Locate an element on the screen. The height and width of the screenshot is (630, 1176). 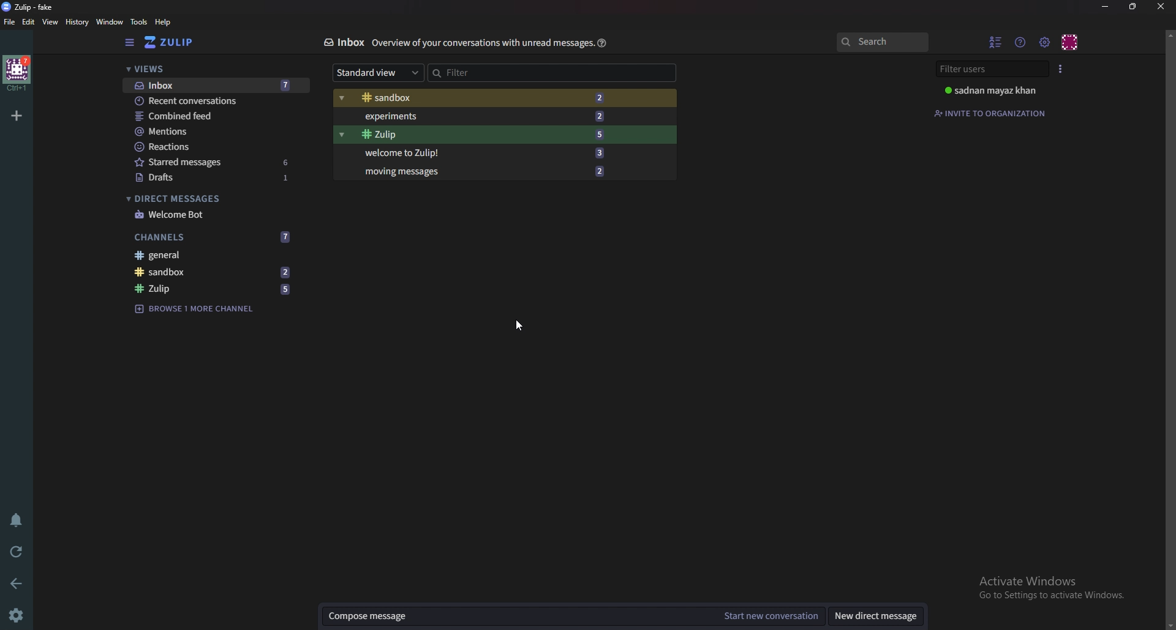
# Zulip is located at coordinates (416, 135).